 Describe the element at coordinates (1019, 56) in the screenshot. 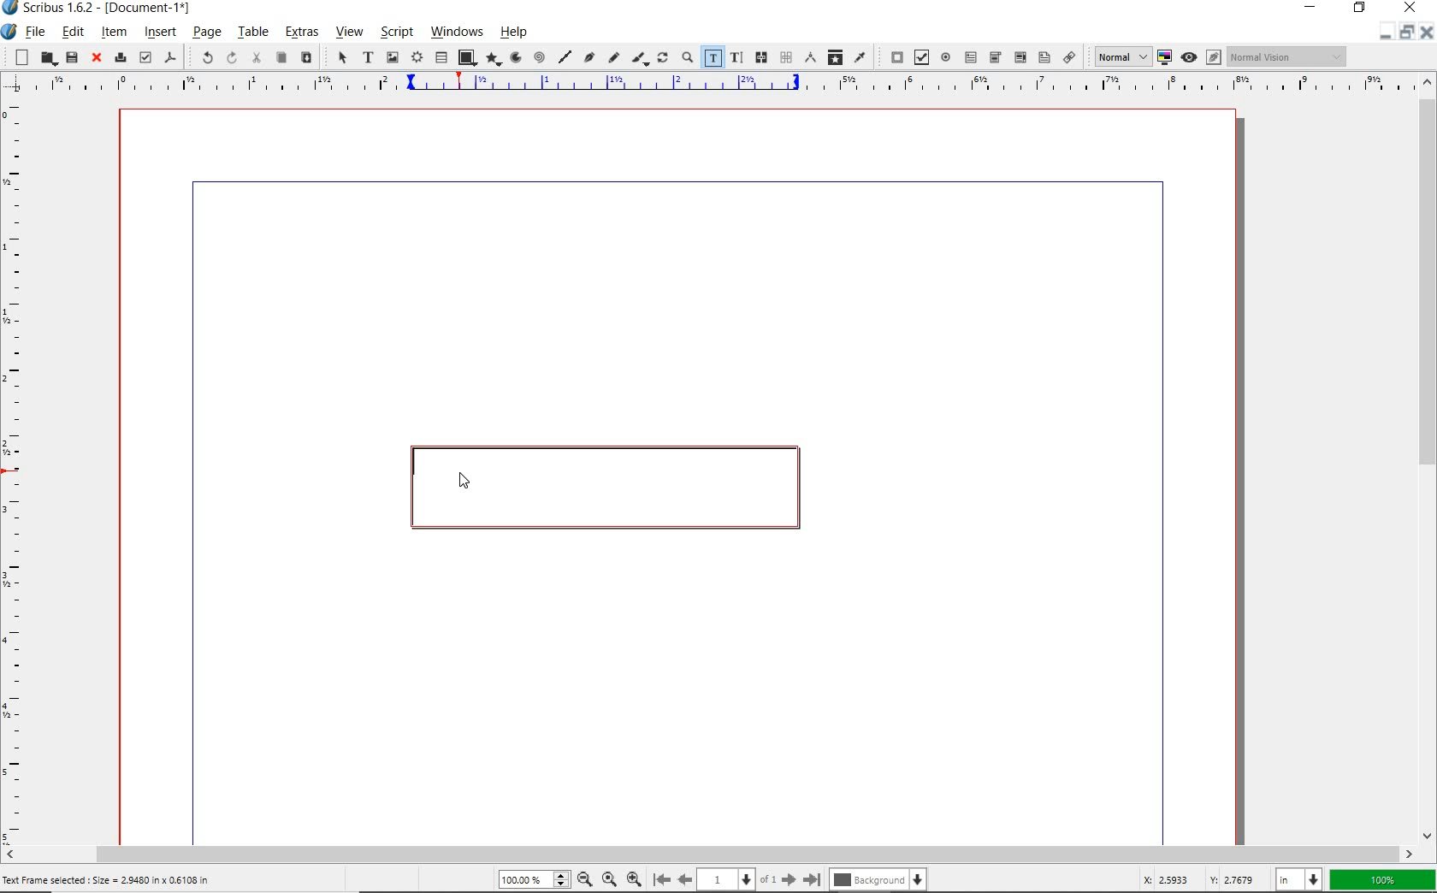

I see `pdf list box` at that location.